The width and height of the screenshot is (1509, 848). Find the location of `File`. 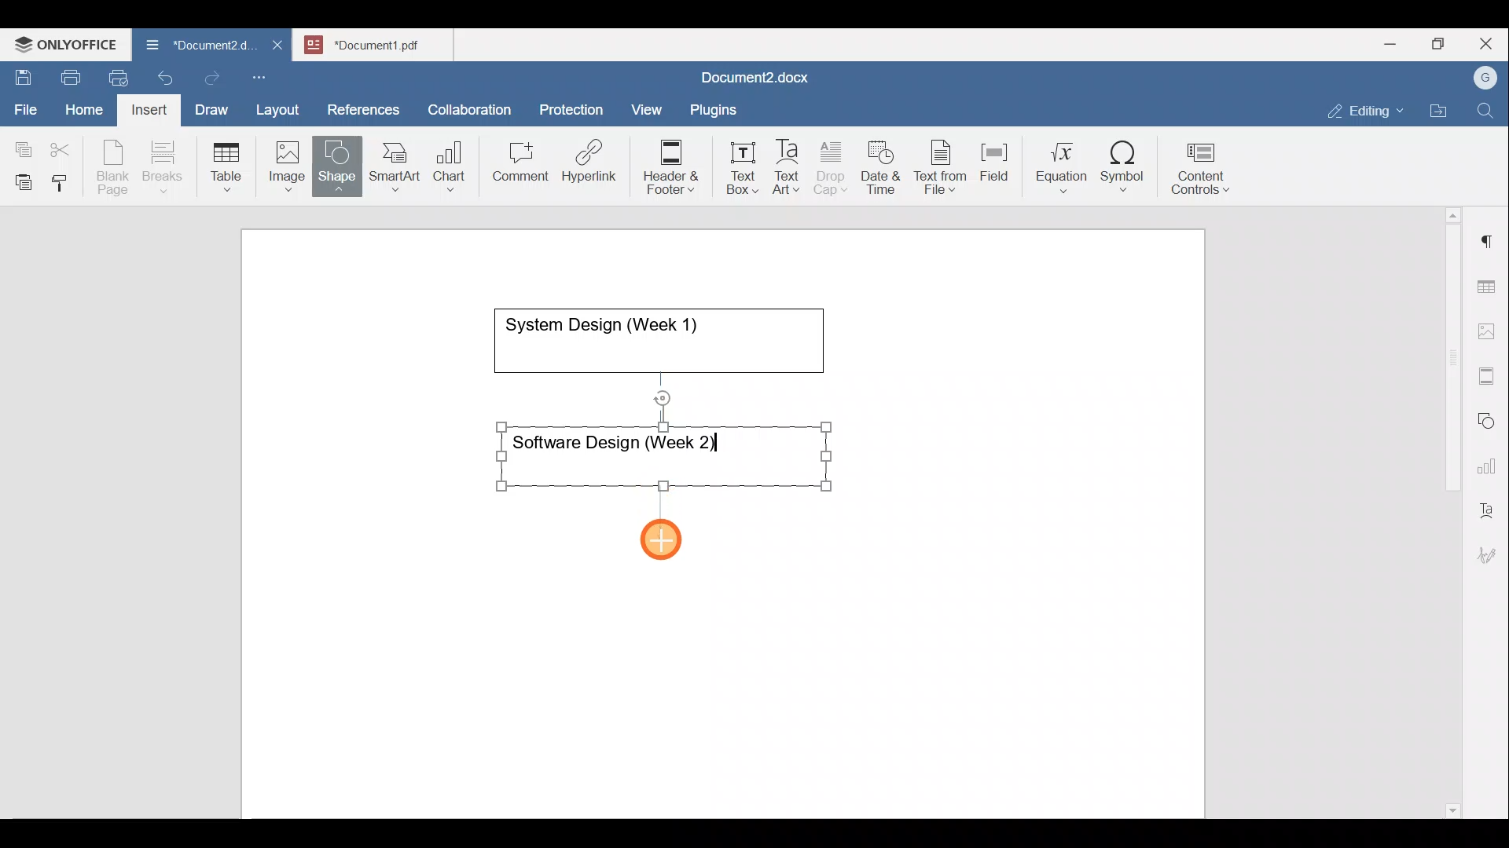

File is located at coordinates (27, 104).